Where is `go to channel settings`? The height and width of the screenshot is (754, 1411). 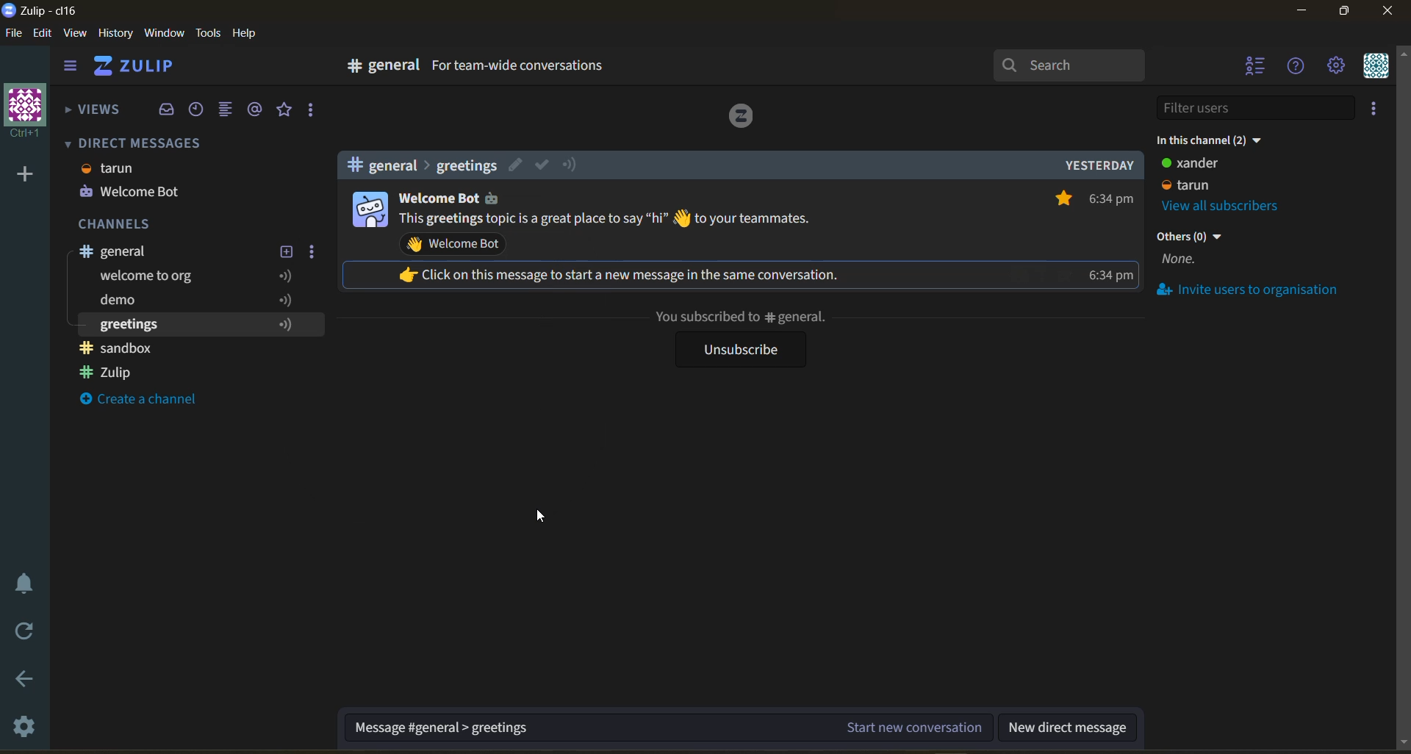 go to channel settings is located at coordinates (376, 69).